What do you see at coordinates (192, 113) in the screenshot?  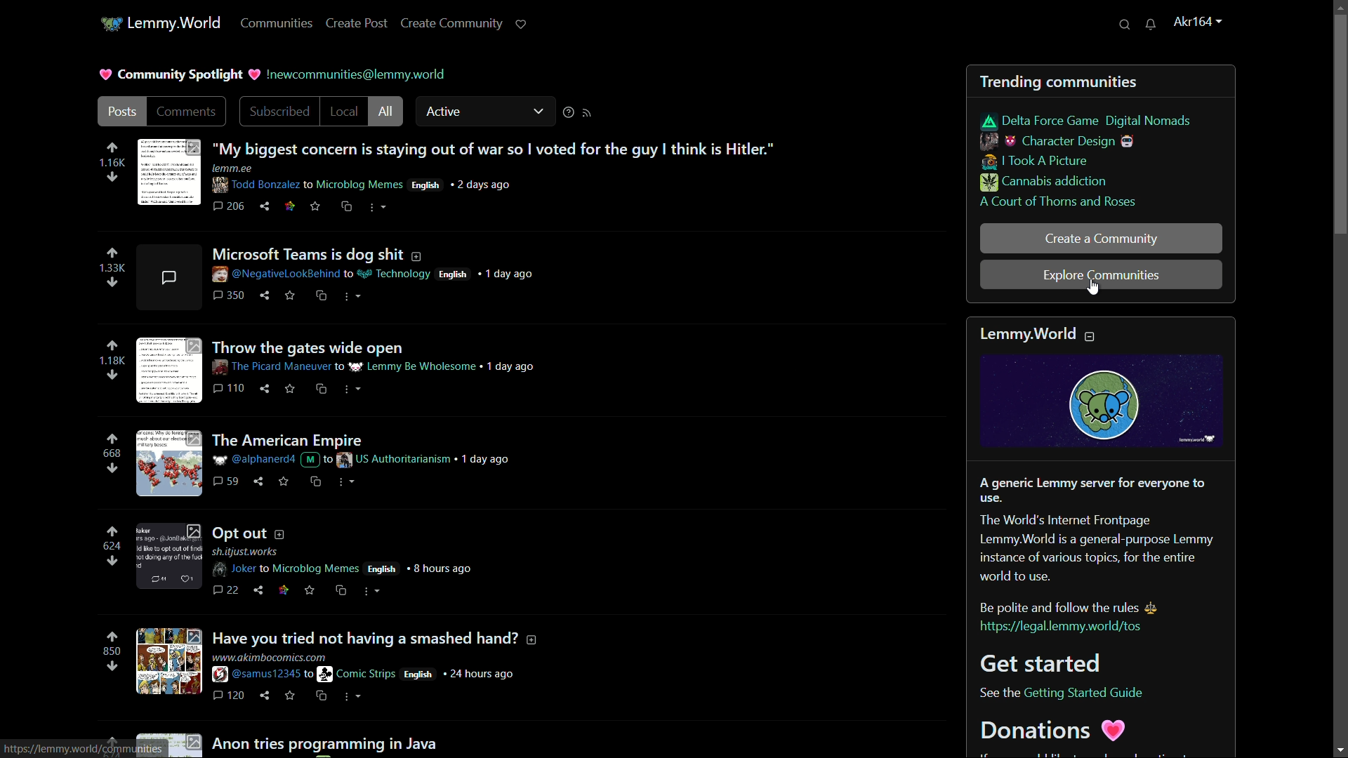 I see `comments` at bounding box center [192, 113].